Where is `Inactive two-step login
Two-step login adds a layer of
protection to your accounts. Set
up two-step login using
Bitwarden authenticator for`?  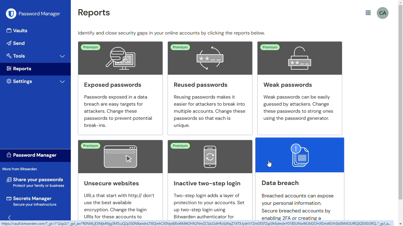
Inactive two-step login
Two-step login adds a layer of
protection to your accounts. Set
up two-step login using
Bitwarden authenticator for is located at coordinates (207, 198).